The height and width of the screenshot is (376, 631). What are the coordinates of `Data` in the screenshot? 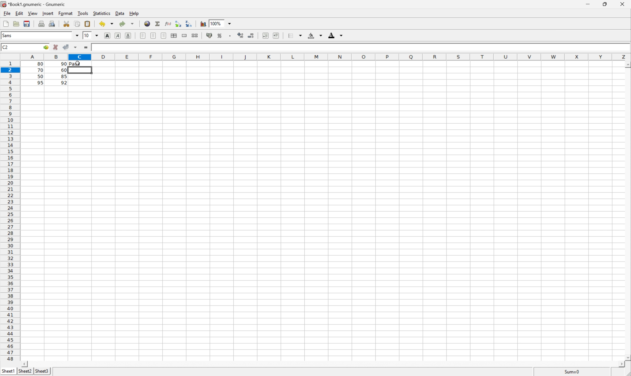 It's located at (120, 14).